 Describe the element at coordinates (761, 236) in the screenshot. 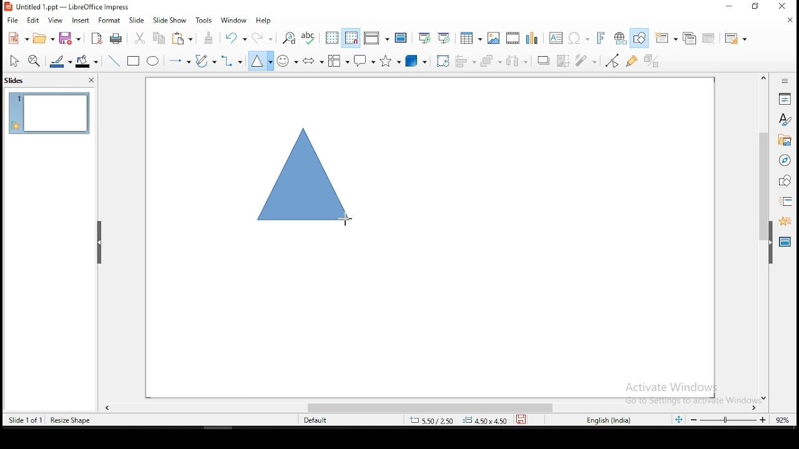

I see `scroll bar` at that location.